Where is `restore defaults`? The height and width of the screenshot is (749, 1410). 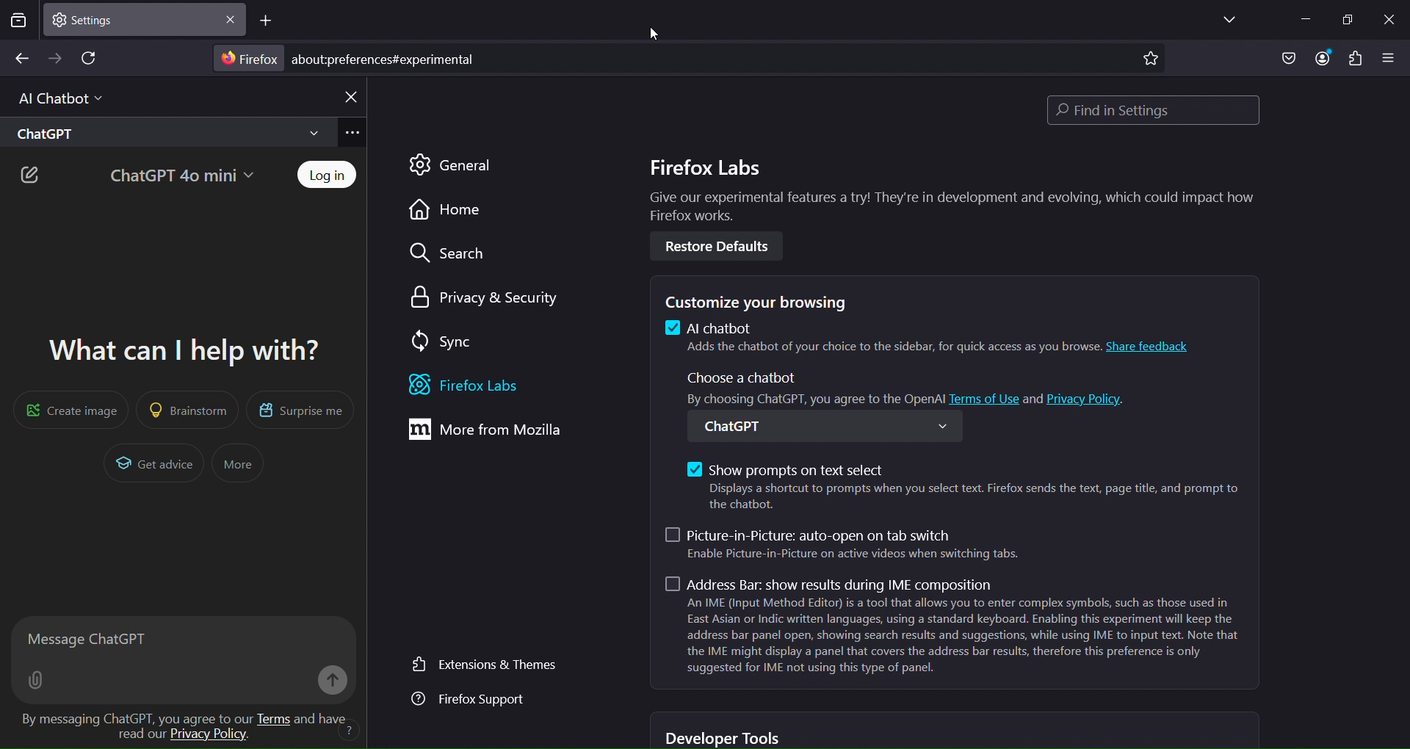 restore defaults is located at coordinates (723, 246).